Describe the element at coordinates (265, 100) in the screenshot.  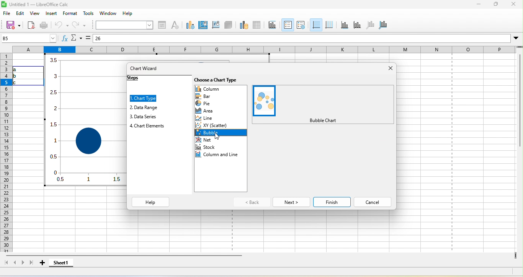
I see `bubble chart` at that location.